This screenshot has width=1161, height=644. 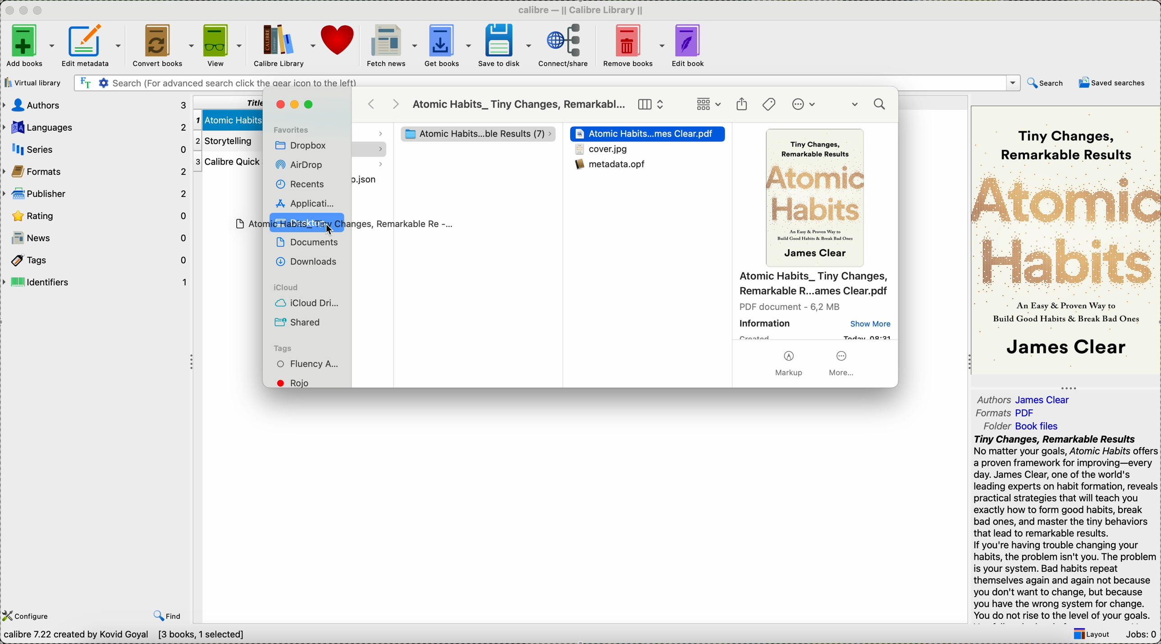 I want to click on more options, so click(x=806, y=105).